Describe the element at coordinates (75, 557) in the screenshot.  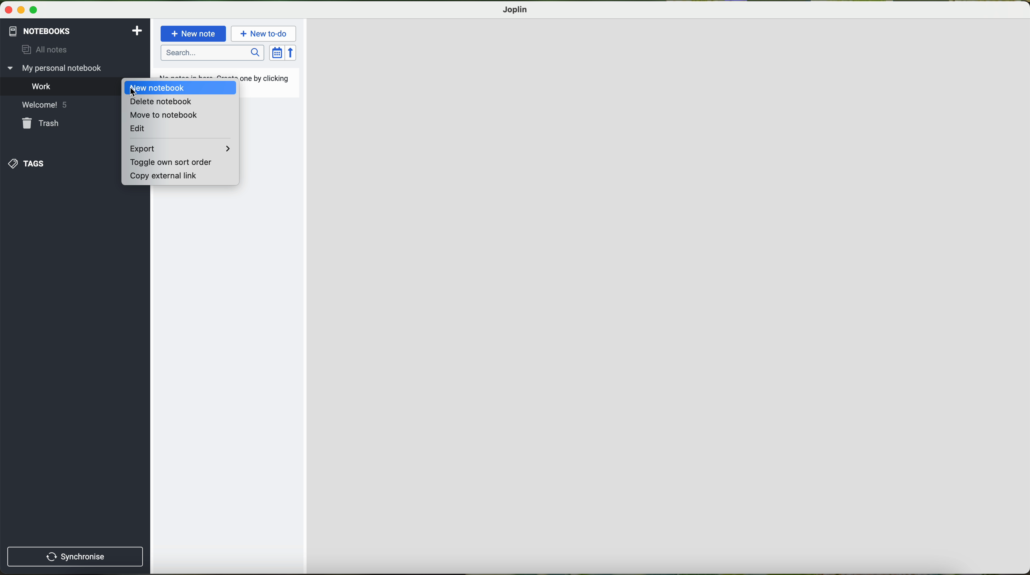
I see `synchronise button` at that location.